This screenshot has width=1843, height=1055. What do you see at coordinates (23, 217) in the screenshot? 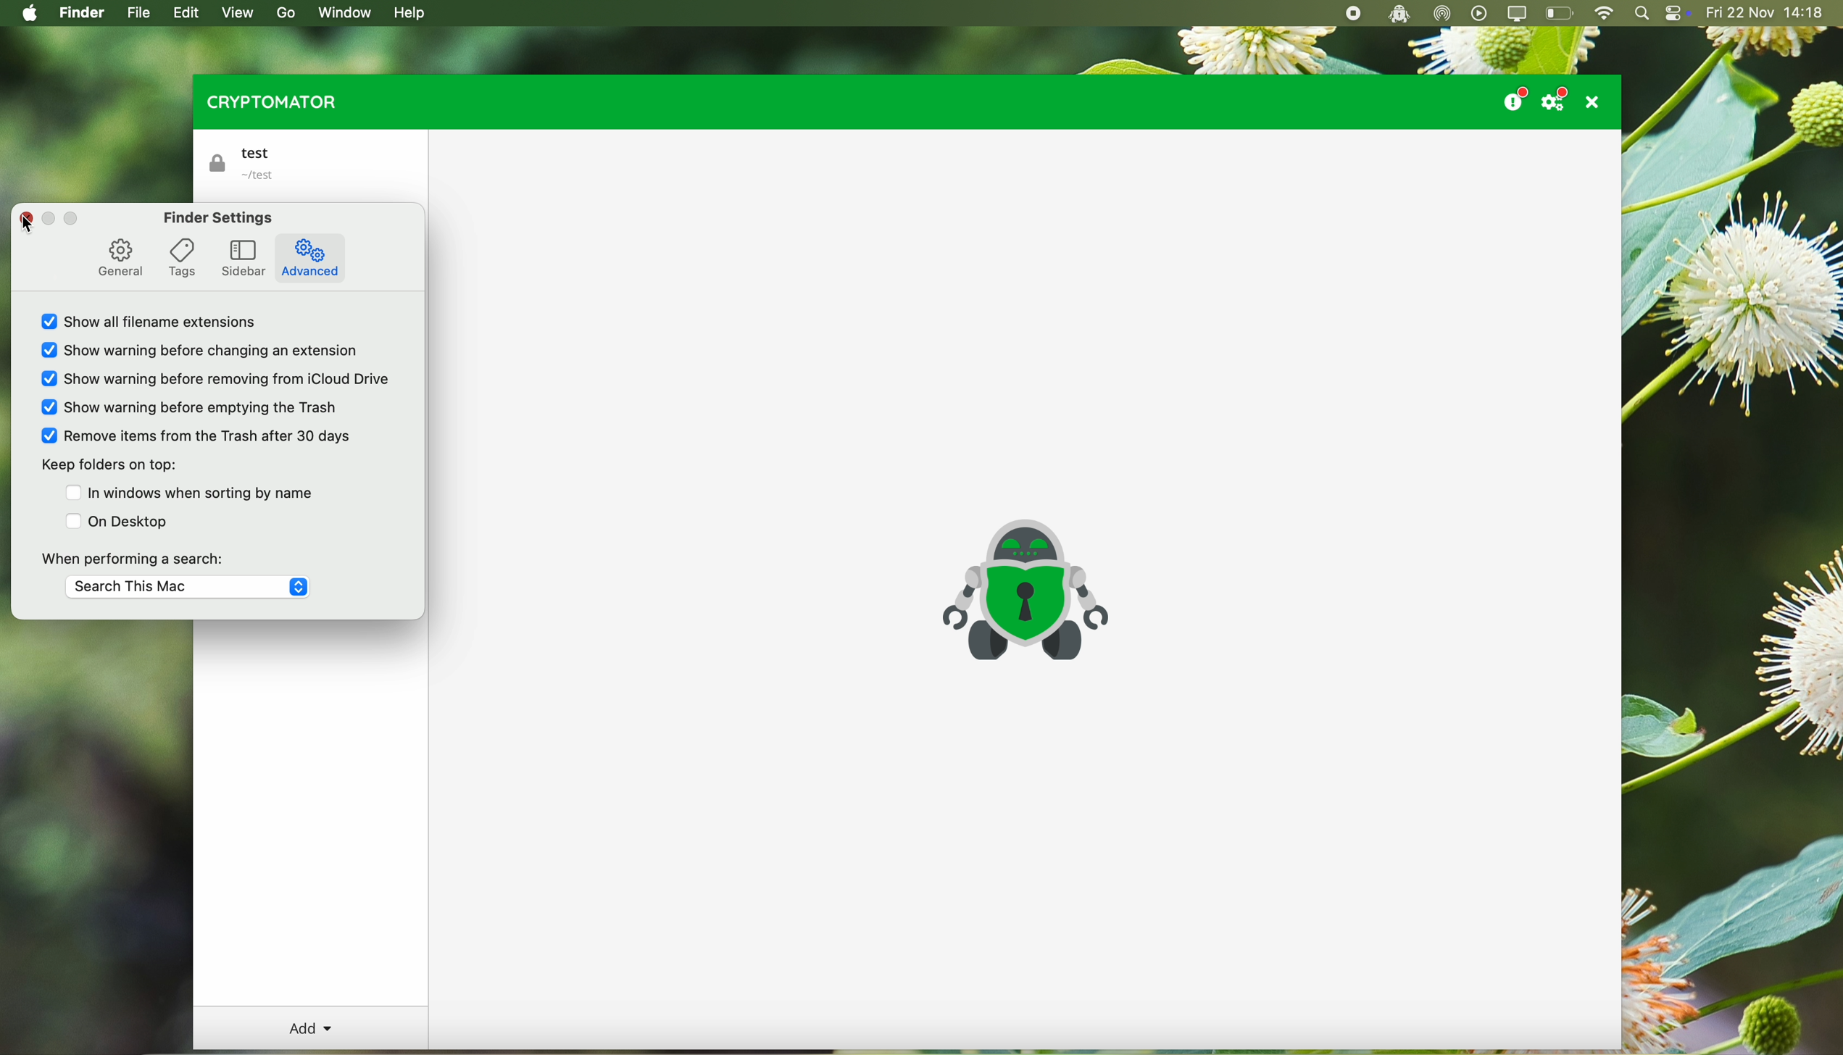
I see `close pop-up` at bounding box center [23, 217].